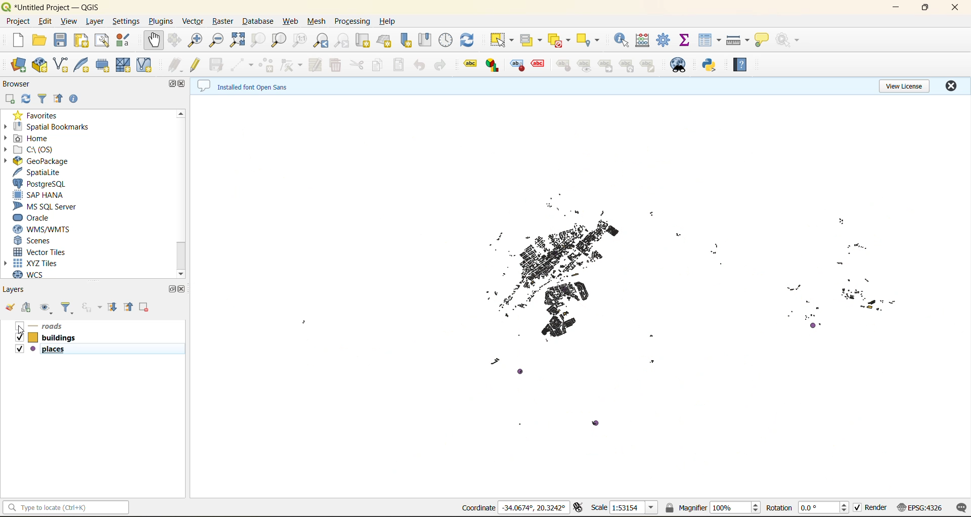 This screenshot has width=971, height=517. What do you see at coordinates (740, 66) in the screenshot?
I see `help` at bounding box center [740, 66].